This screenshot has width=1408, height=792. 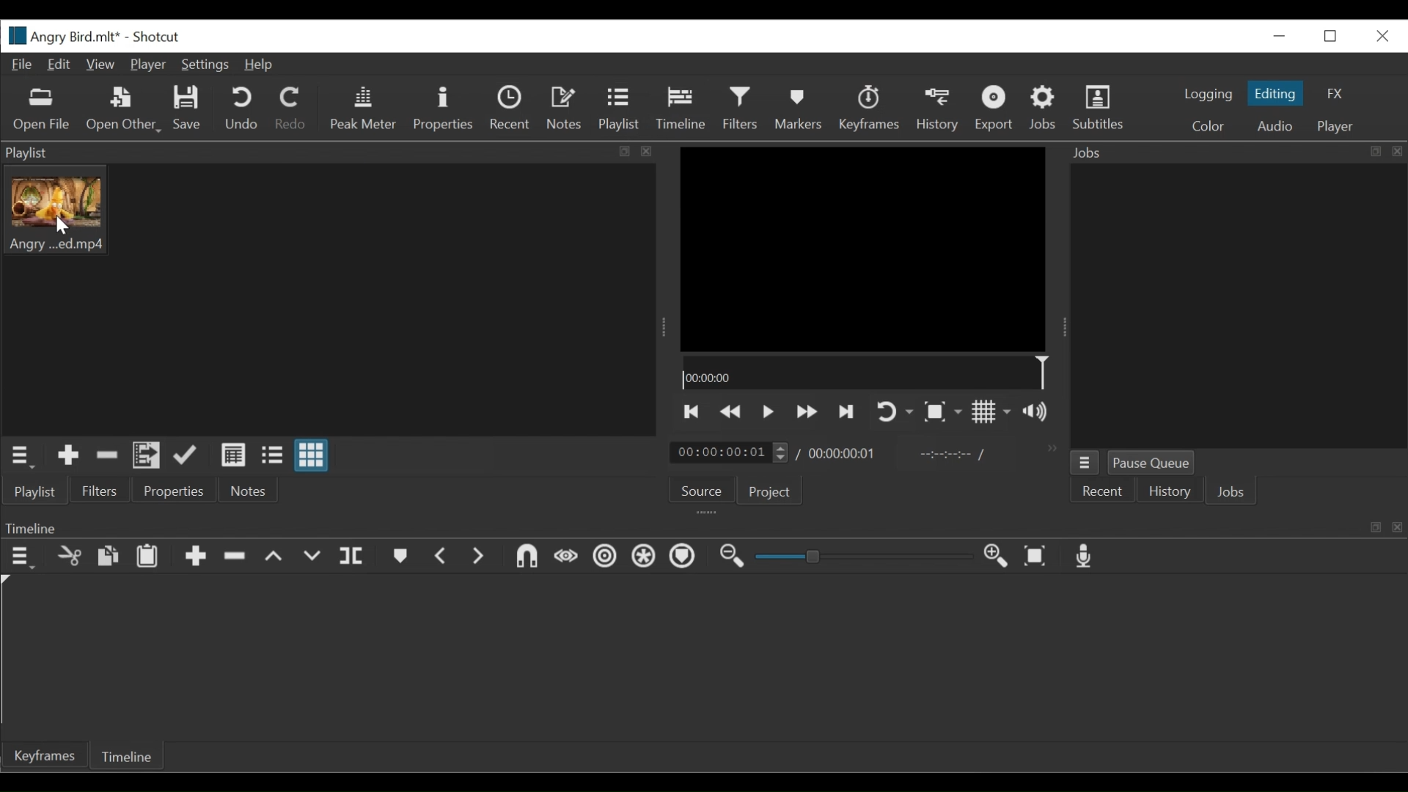 What do you see at coordinates (442, 557) in the screenshot?
I see `Previous marker` at bounding box center [442, 557].